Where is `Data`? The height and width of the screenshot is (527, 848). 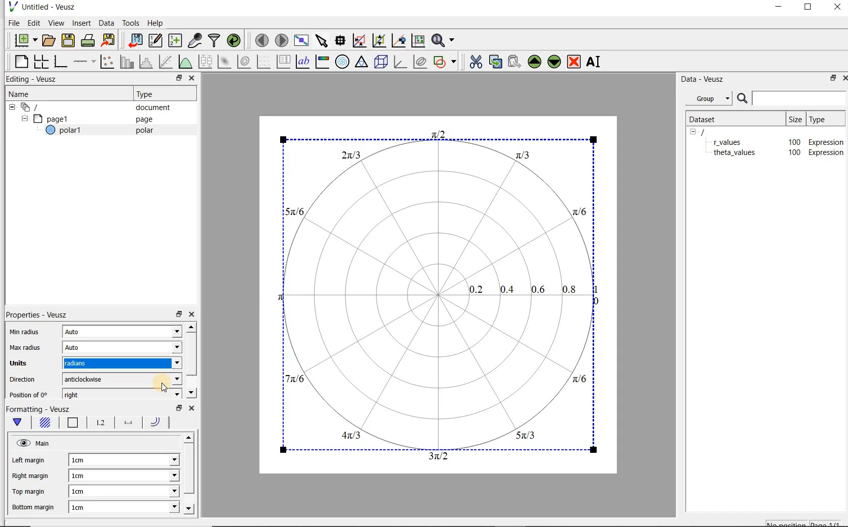
Data is located at coordinates (107, 23).